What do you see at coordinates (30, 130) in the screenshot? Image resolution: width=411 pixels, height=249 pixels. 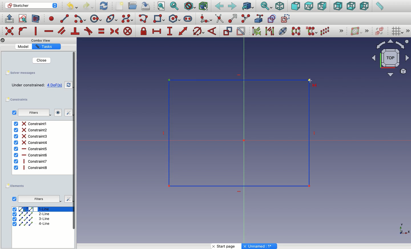 I see `Constraint2` at bounding box center [30, 130].